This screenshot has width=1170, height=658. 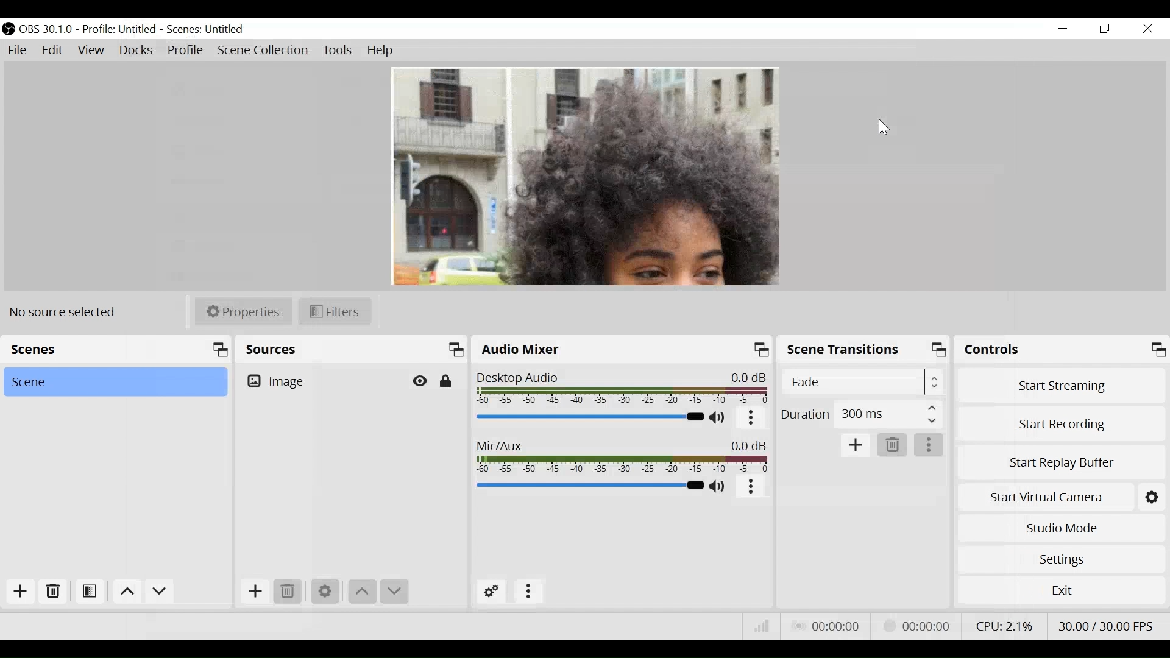 I want to click on Move Down, so click(x=158, y=593).